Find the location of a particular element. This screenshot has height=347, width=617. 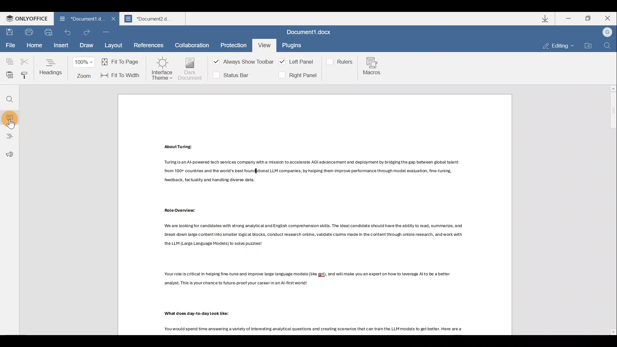

Zoom is located at coordinates (85, 69).